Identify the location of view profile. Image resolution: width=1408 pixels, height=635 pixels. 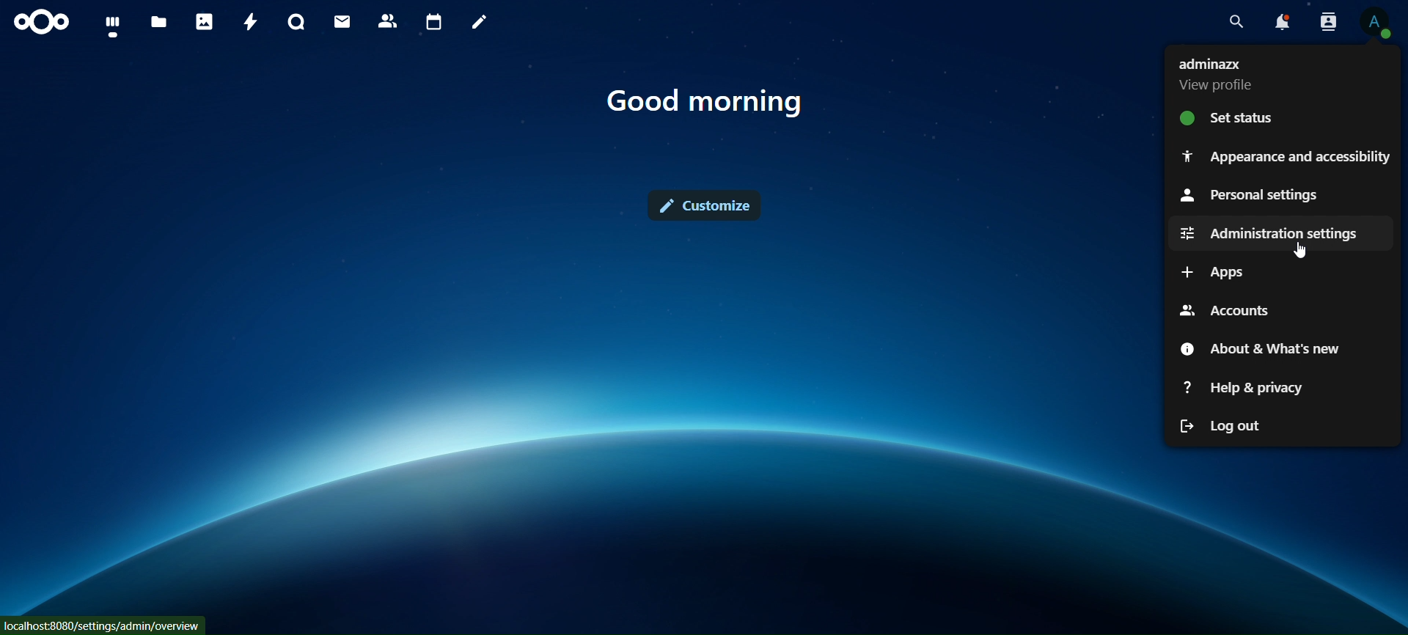
(1376, 24).